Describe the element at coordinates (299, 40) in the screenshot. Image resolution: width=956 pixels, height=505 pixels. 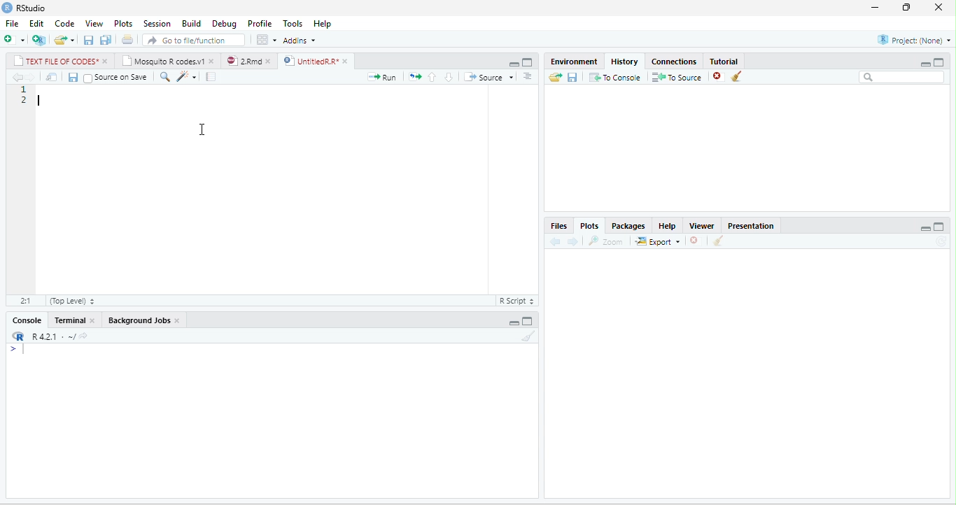
I see `Addins` at that location.